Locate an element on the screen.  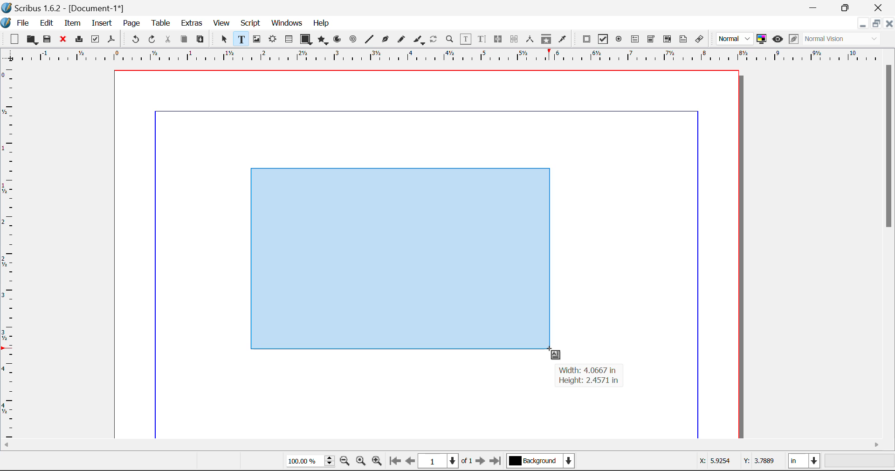
Vertical Page Margins is located at coordinates (452, 56).